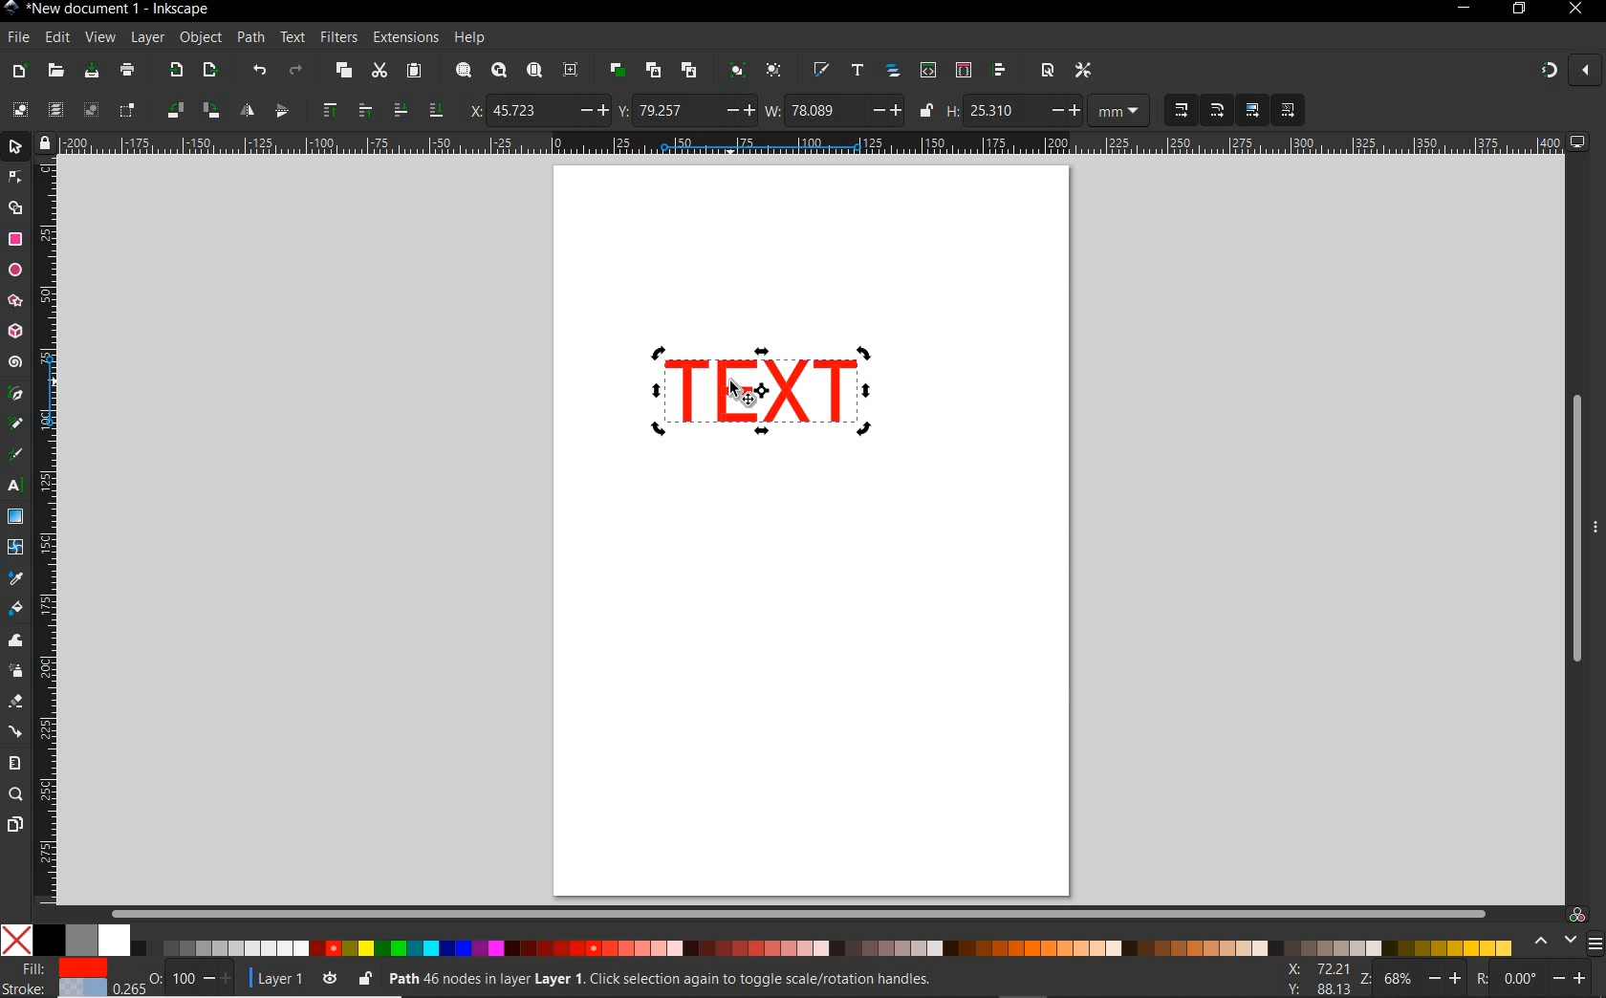  Describe the element at coordinates (1085, 70) in the screenshot. I see `OPEN PREFERENCES` at that location.